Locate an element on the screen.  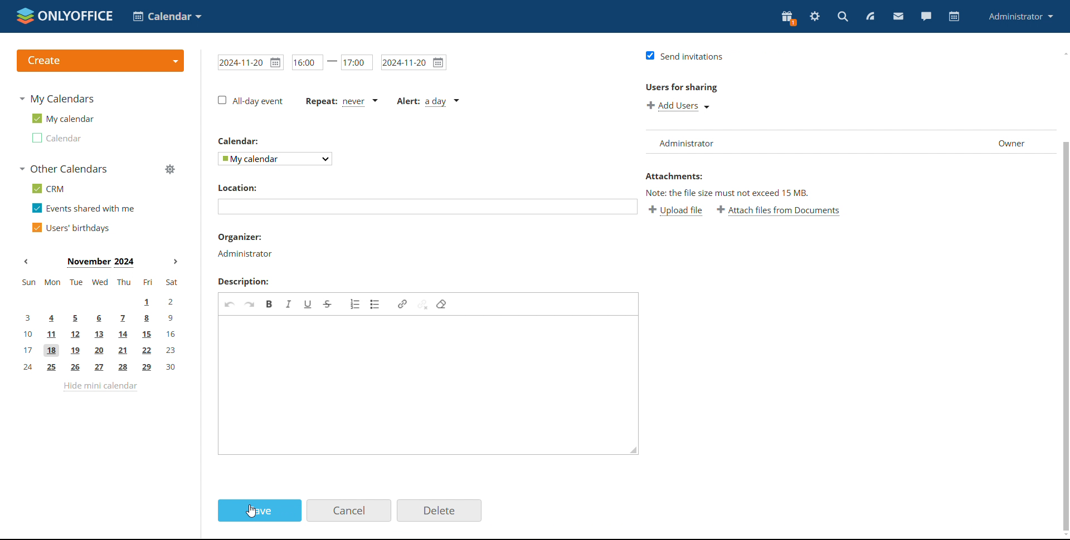
events shared with me is located at coordinates (84, 208).